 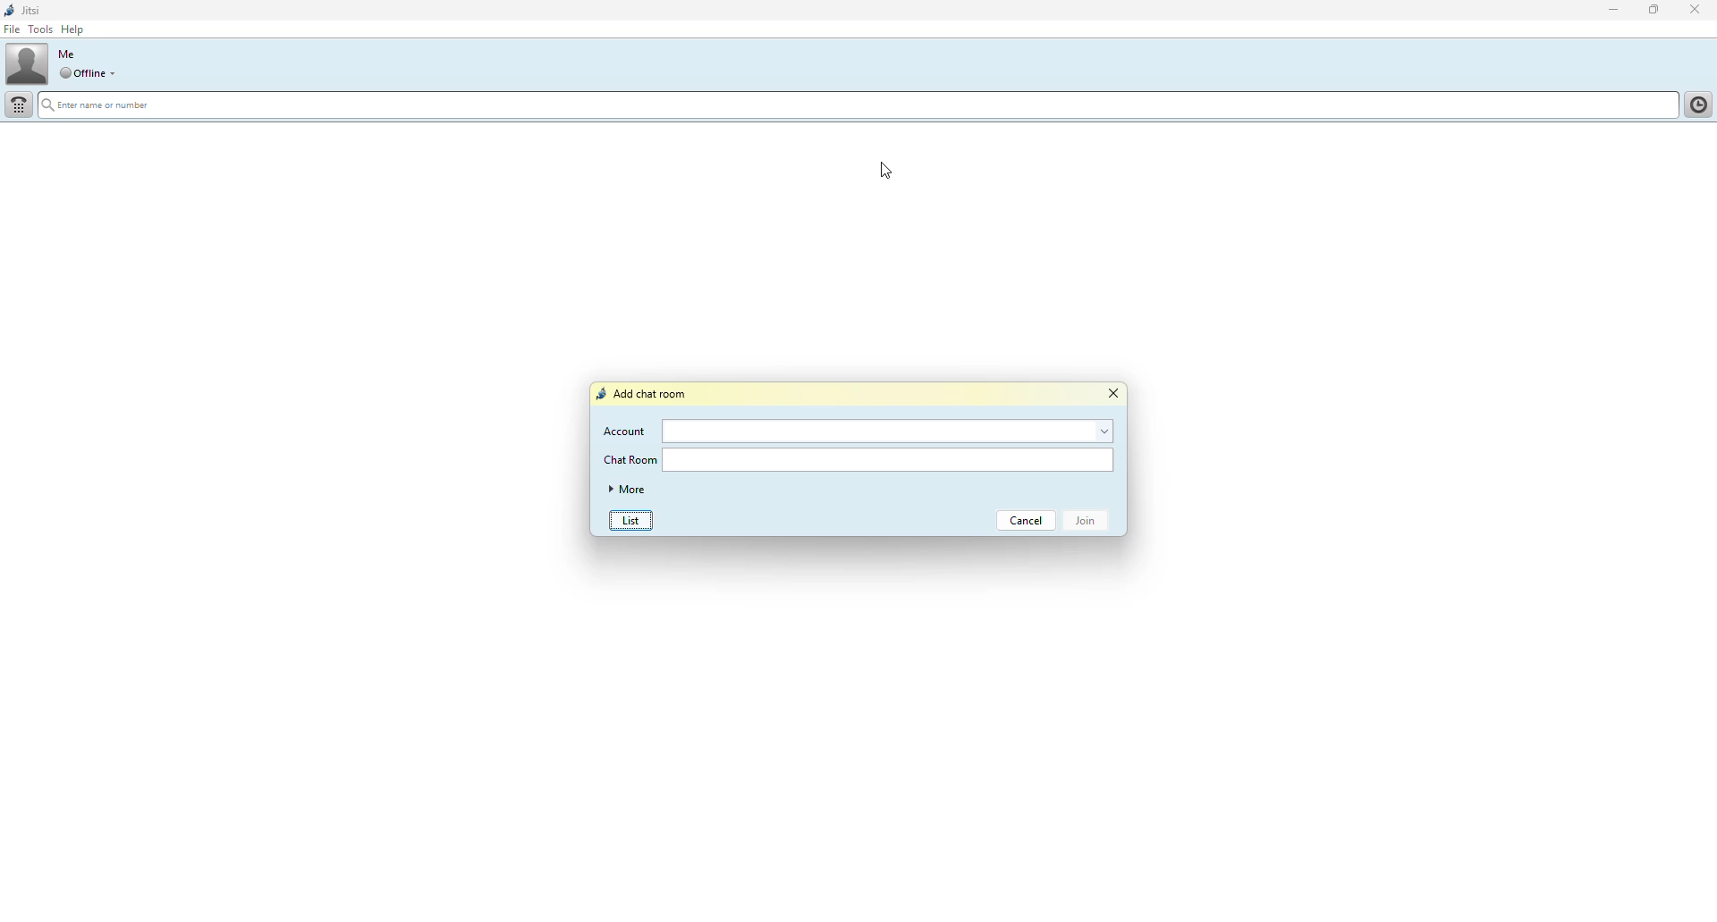 What do you see at coordinates (41, 29) in the screenshot?
I see `tools` at bounding box center [41, 29].